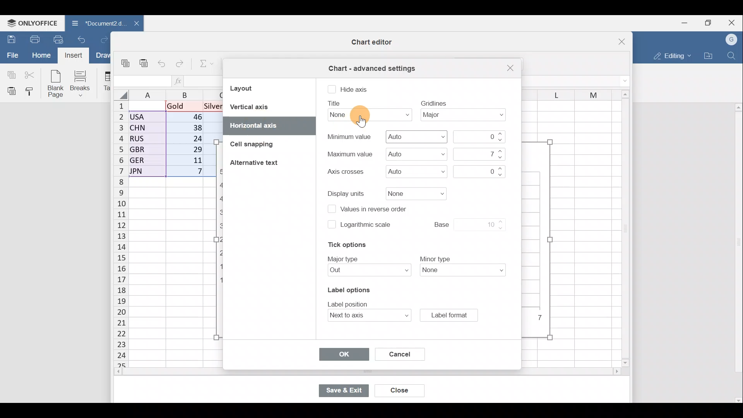  I want to click on Tick options, so click(343, 245).